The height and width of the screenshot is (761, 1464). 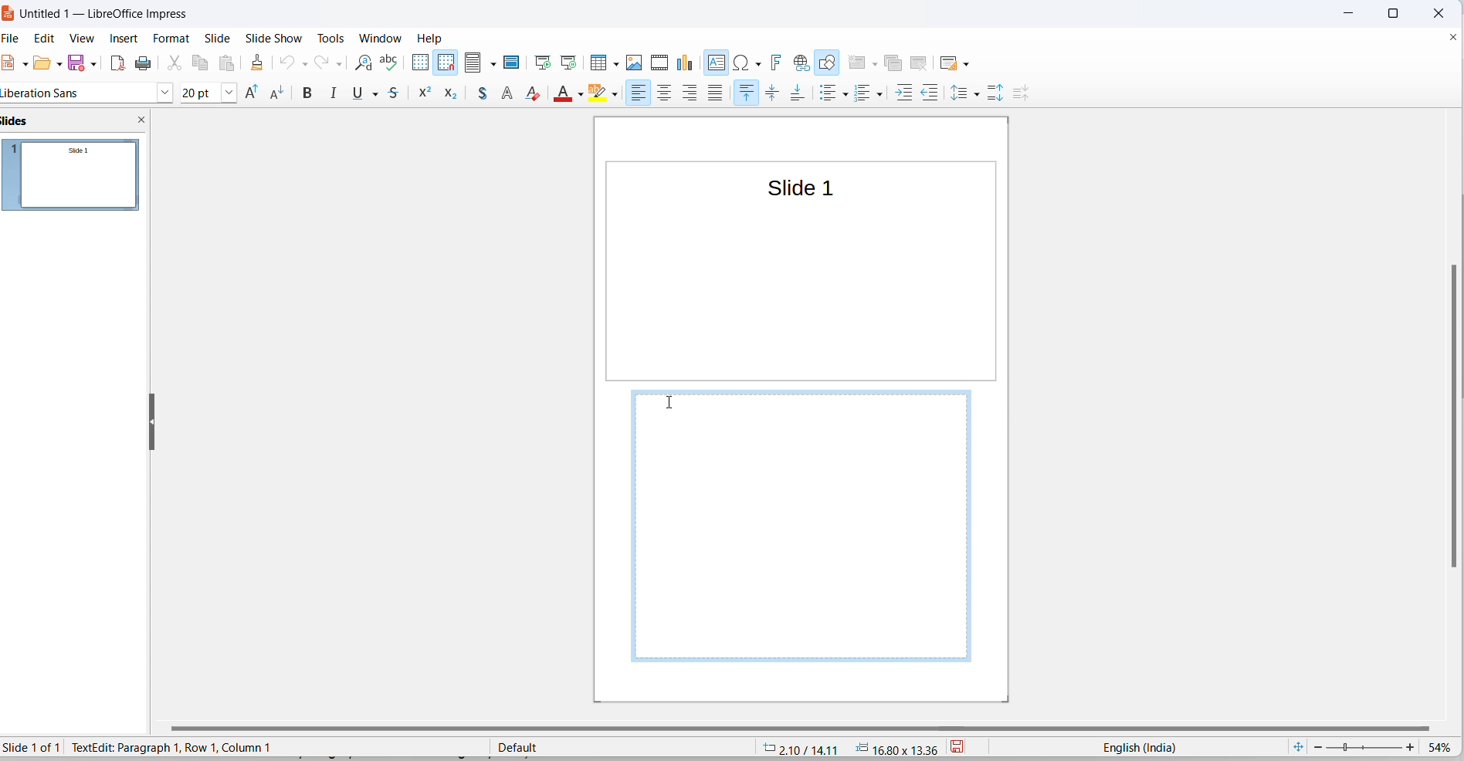 What do you see at coordinates (794, 188) in the screenshot?
I see `slide title` at bounding box center [794, 188].